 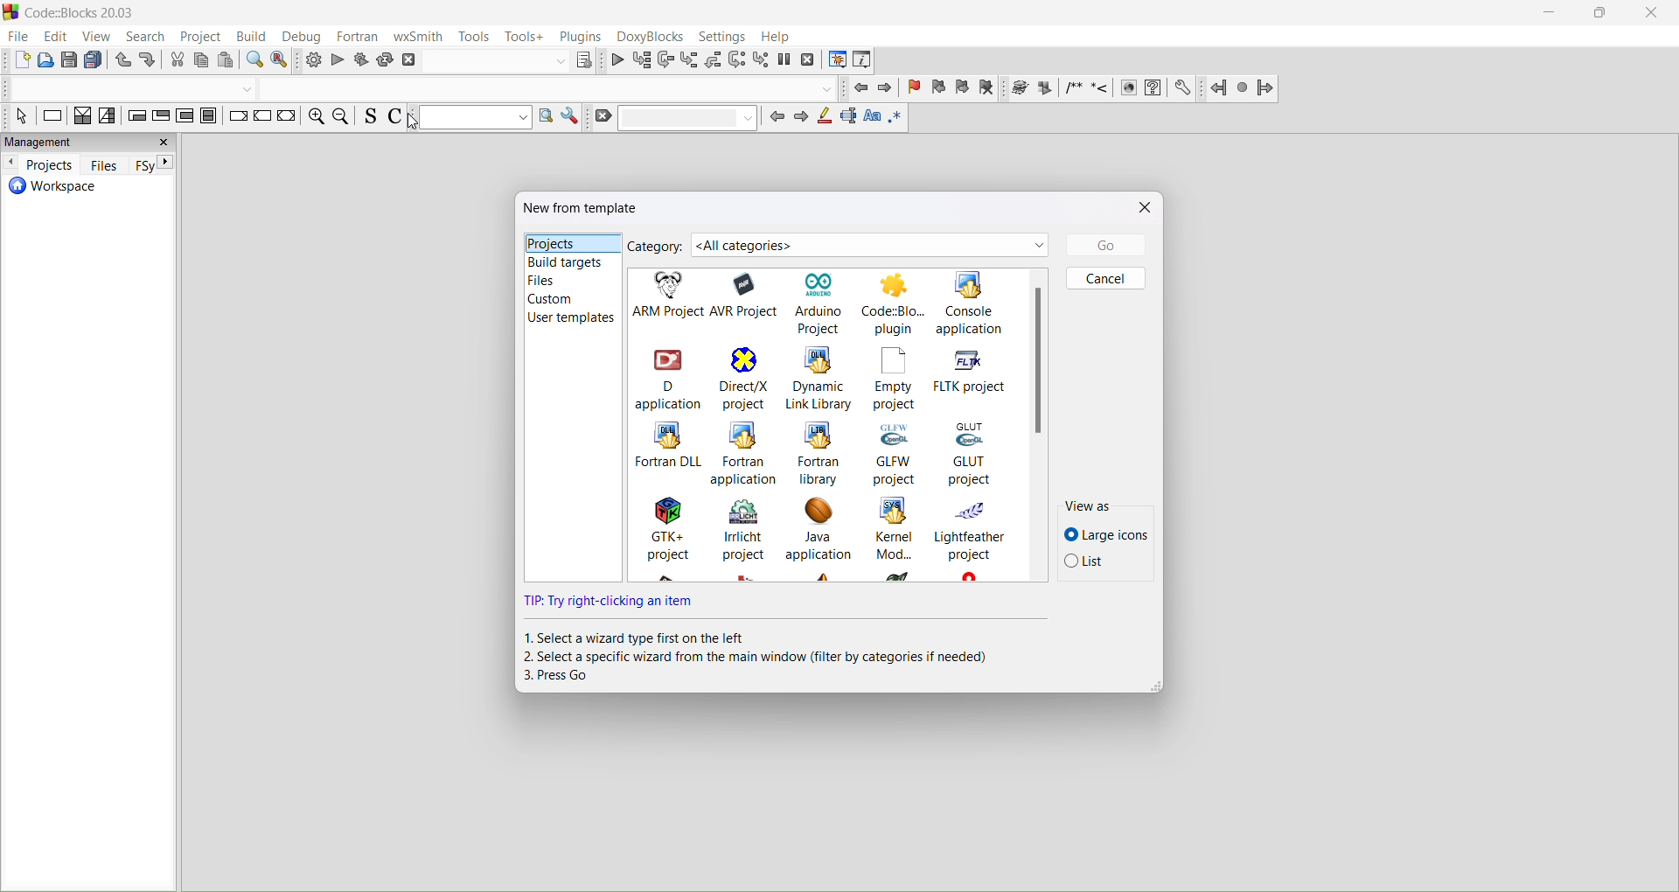 I want to click on direct/x project, so click(x=742, y=379).